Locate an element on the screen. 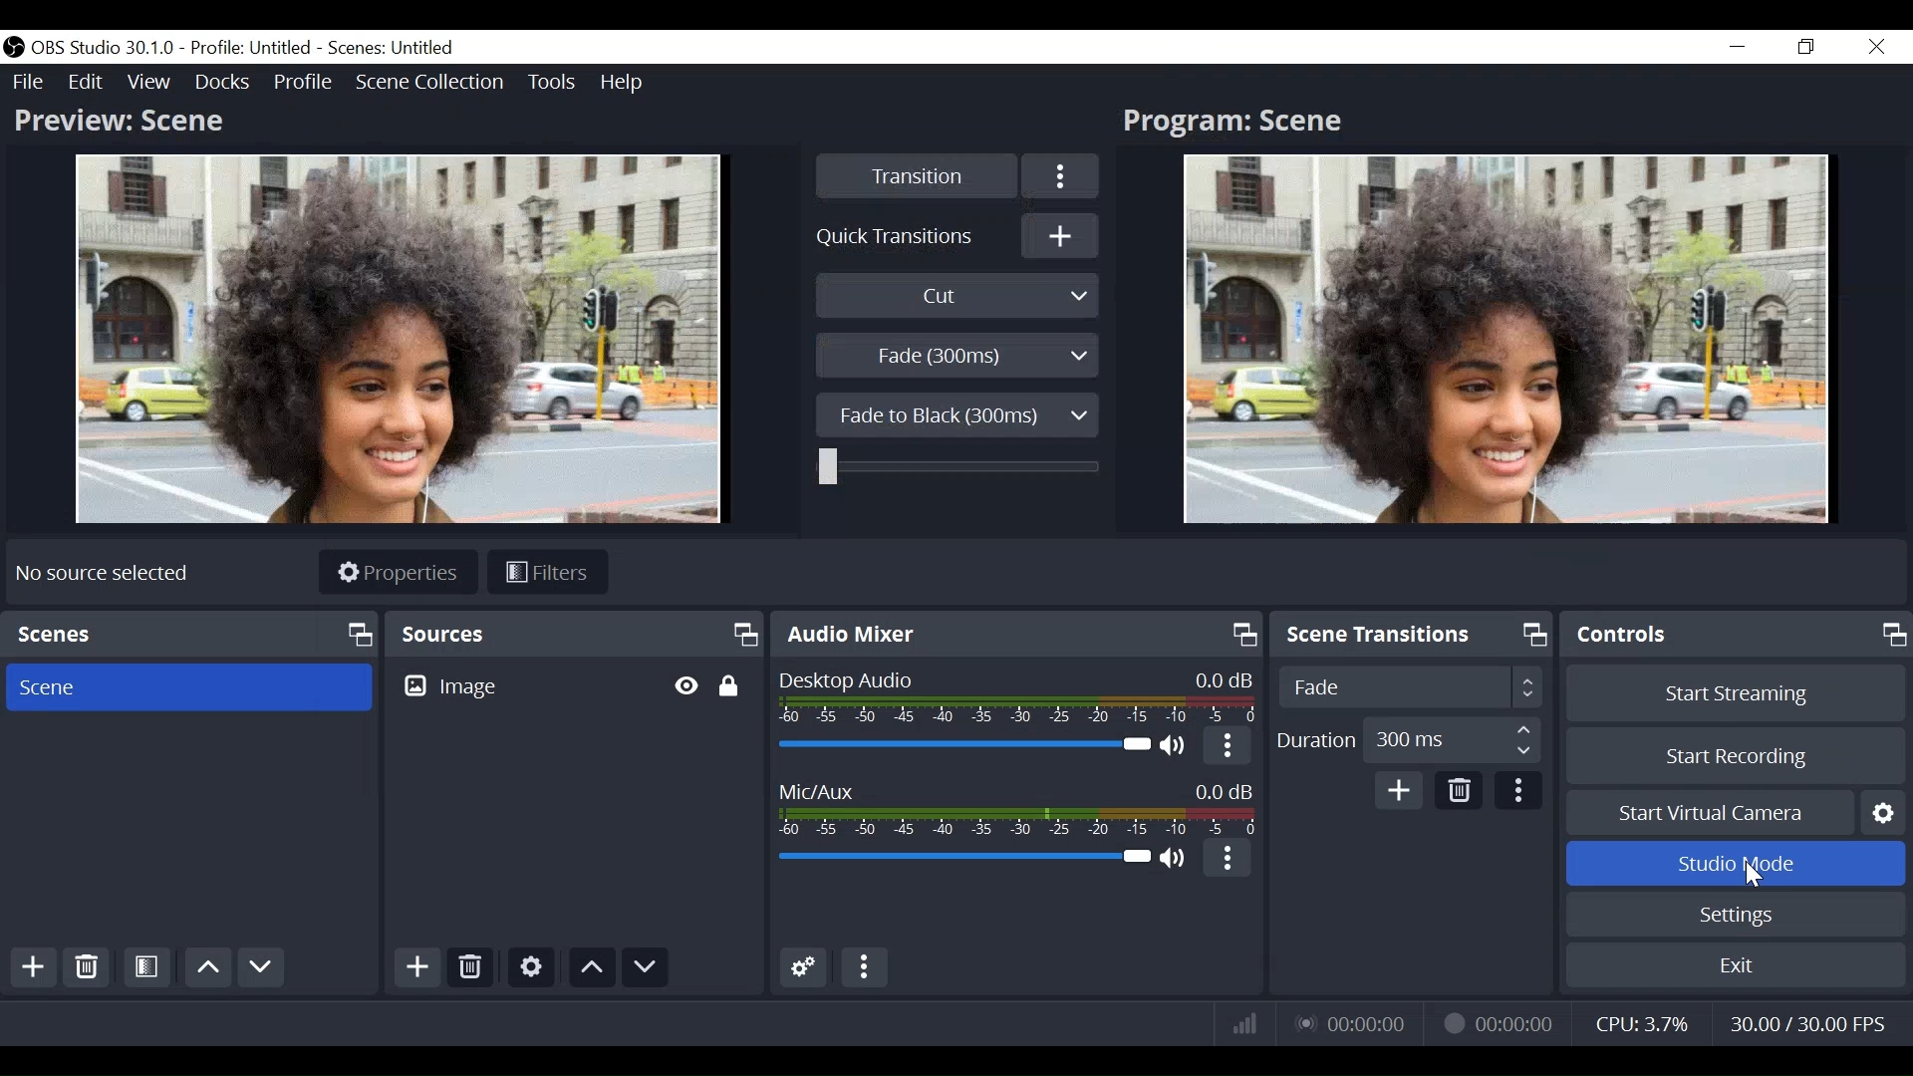 This screenshot has height=1076, width=1913. Bitrate is located at coordinates (1250, 1024).